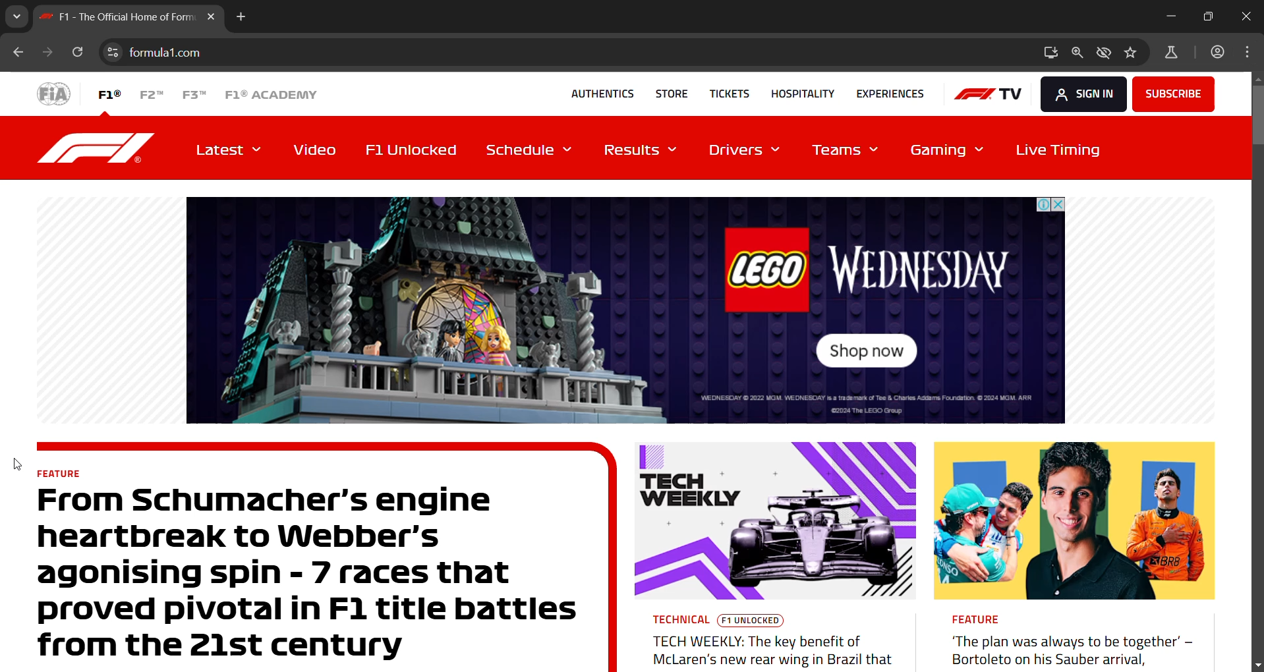 Image resolution: width=1264 pixels, height=672 pixels. Describe the element at coordinates (1134, 54) in the screenshot. I see `bookmark` at that location.